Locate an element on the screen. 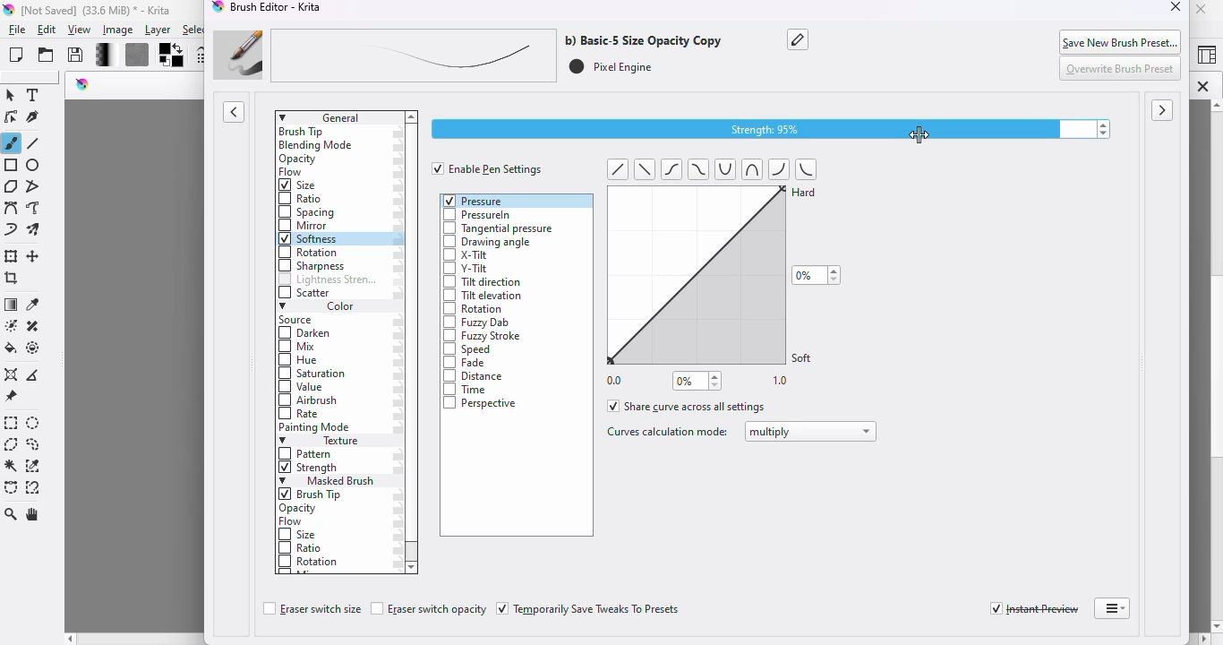  logo is located at coordinates (9, 11).